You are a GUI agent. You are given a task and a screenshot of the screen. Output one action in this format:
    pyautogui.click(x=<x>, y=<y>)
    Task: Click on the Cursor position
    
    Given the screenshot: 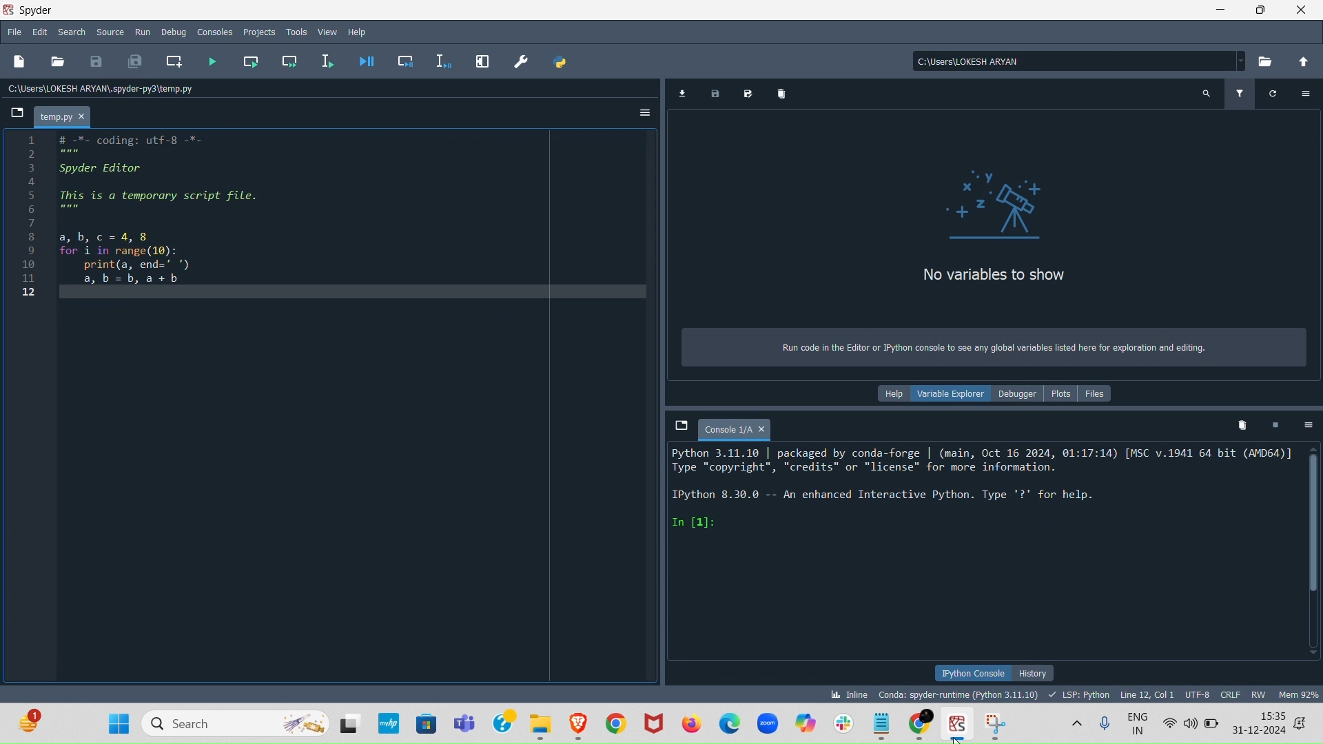 What is the action you would take?
    pyautogui.click(x=1145, y=694)
    